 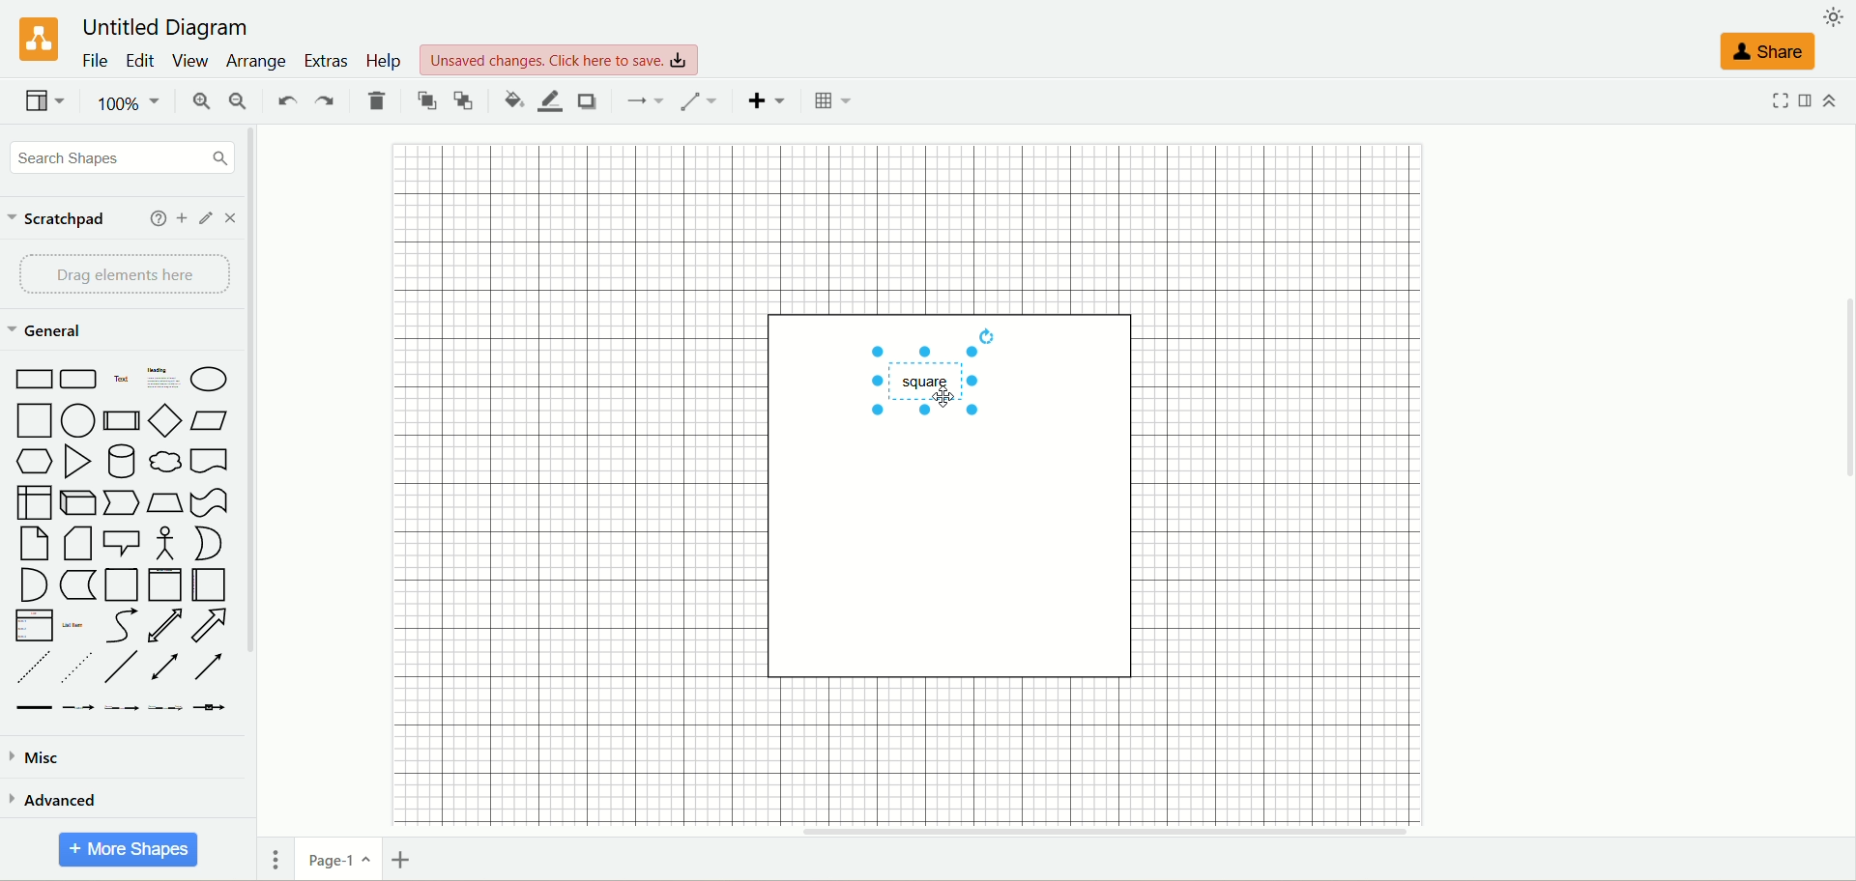 What do you see at coordinates (706, 100) in the screenshot?
I see `waypoints` at bounding box center [706, 100].